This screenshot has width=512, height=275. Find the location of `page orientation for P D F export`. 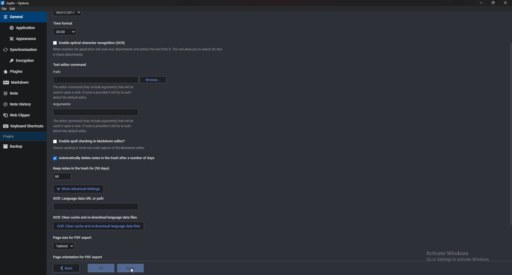

page orientation for P D F export is located at coordinates (79, 257).